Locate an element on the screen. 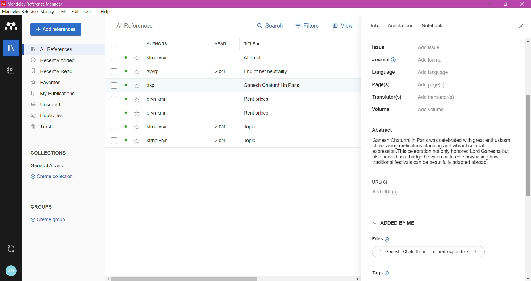  URL(s) is located at coordinates (391, 182).